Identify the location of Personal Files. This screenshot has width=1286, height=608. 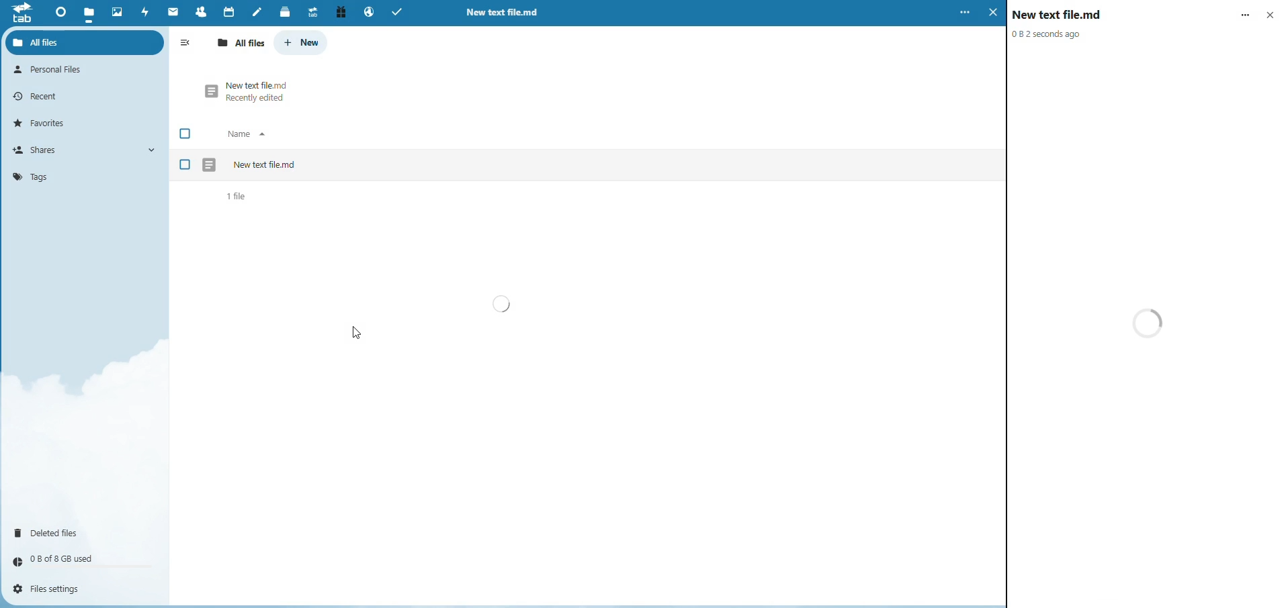
(54, 70).